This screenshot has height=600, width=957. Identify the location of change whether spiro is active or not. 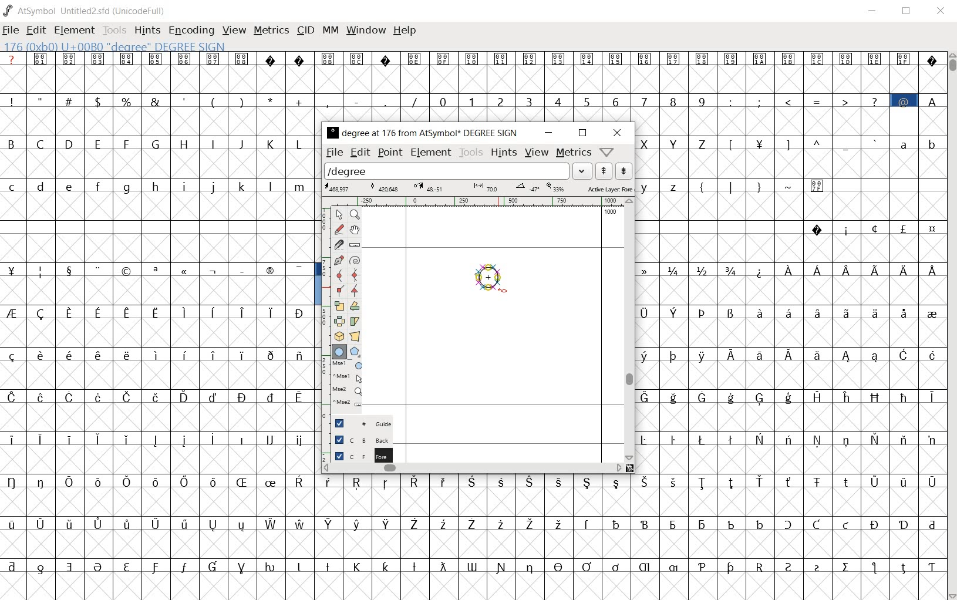
(355, 259).